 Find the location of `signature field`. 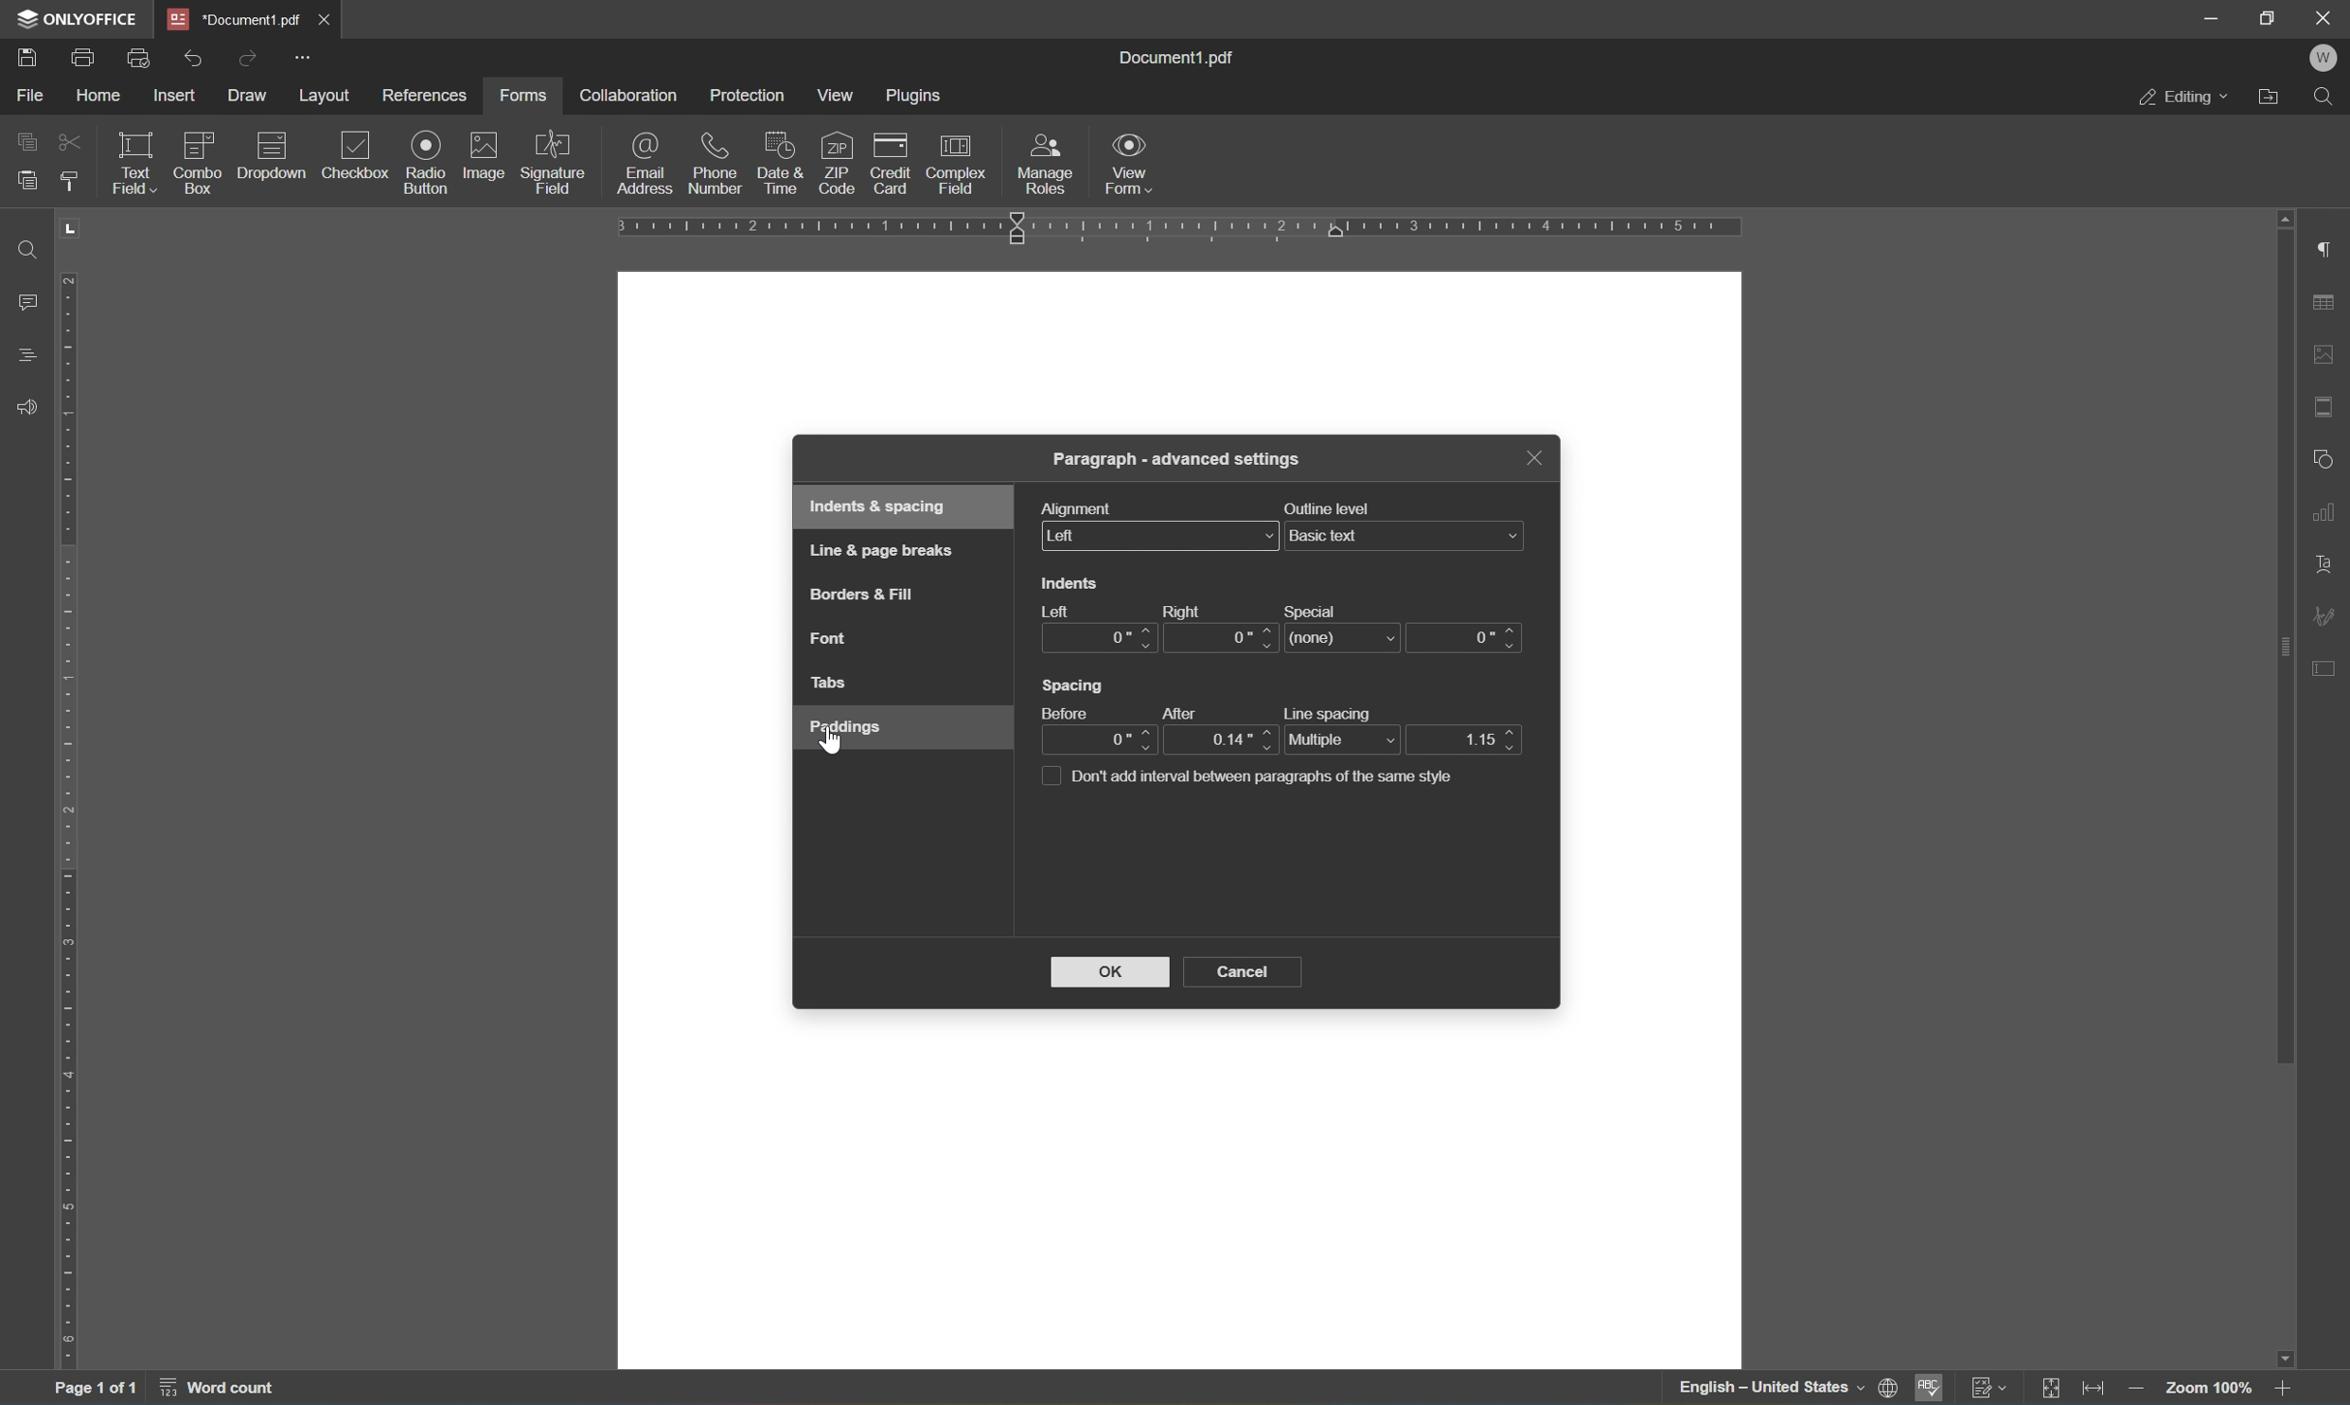

signature field is located at coordinates (554, 165).